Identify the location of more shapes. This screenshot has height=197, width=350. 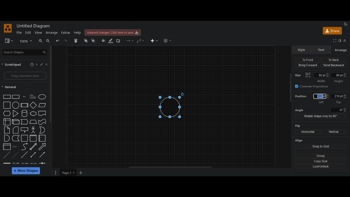
(27, 171).